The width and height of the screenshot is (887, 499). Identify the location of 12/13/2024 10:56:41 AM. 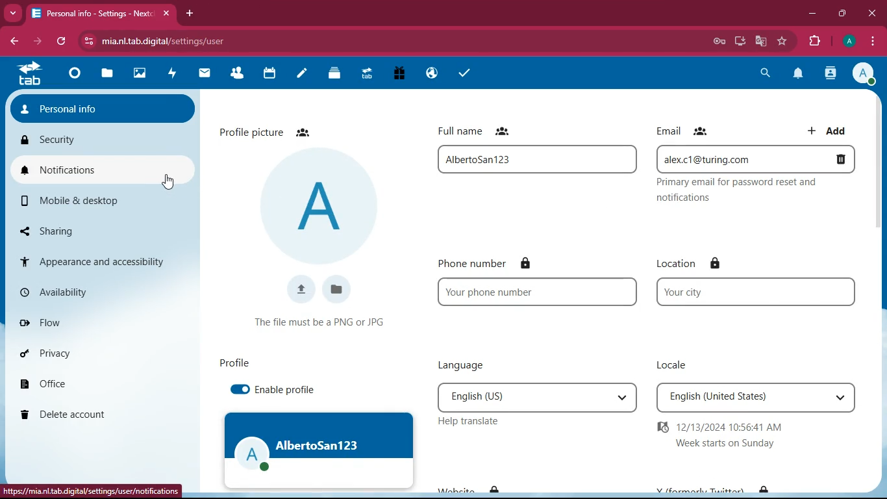
(719, 427).